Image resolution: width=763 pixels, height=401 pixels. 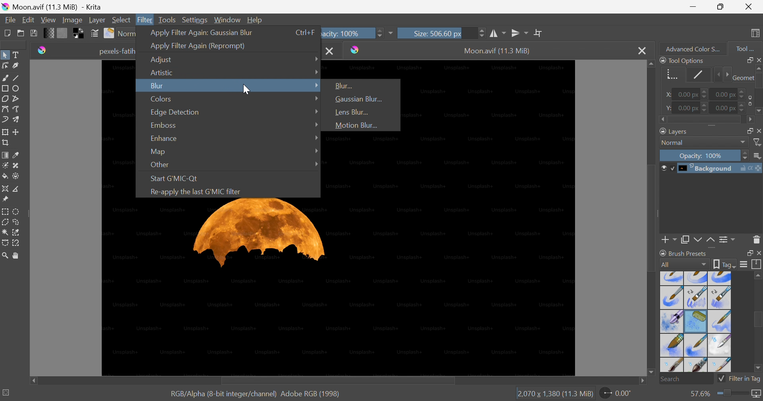 What do you see at coordinates (695, 7) in the screenshot?
I see `` at bounding box center [695, 7].